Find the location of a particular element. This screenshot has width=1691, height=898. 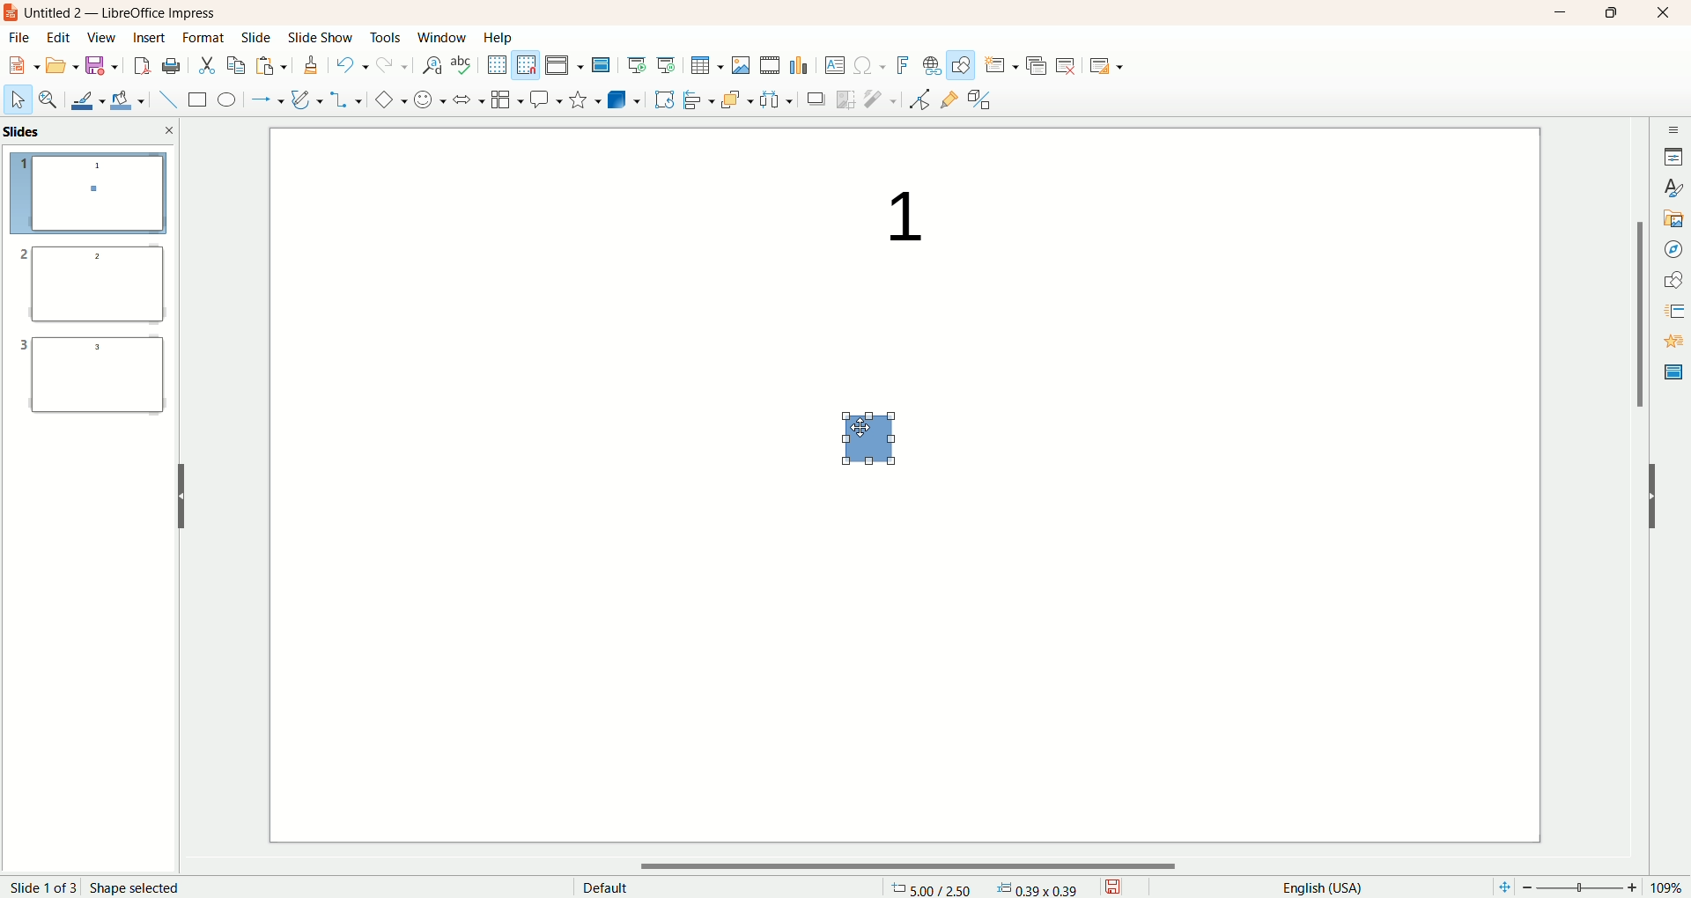

draw function is located at coordinates (961, 65).